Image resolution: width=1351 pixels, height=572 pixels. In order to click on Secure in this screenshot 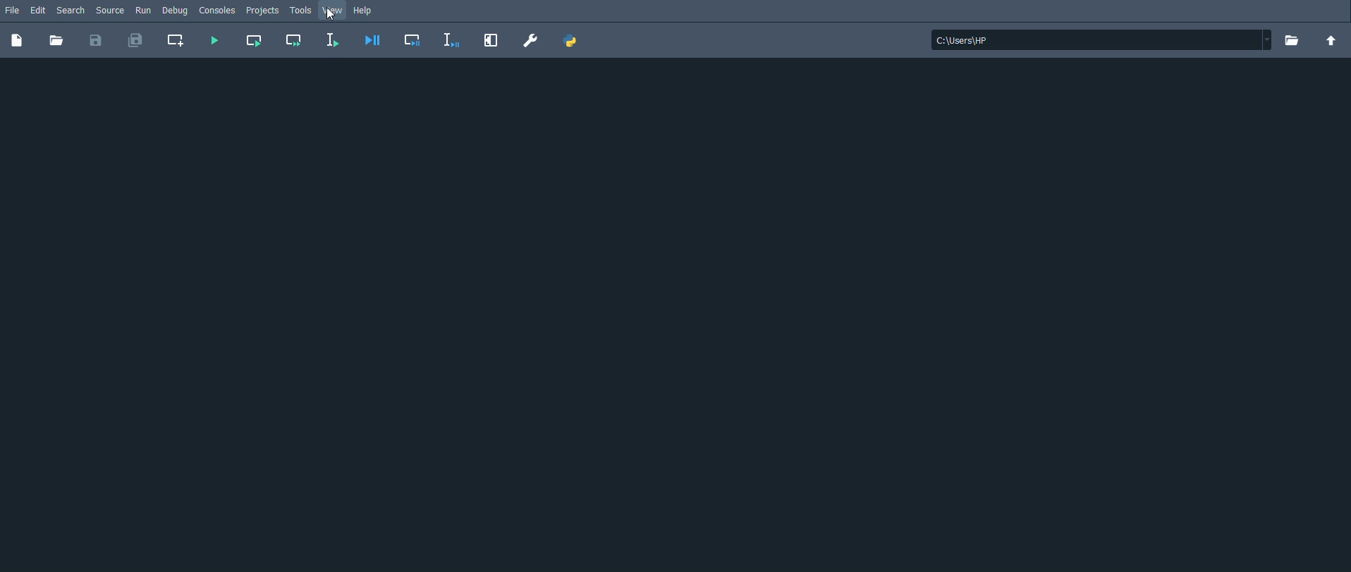, I will do `click(112, 11)`.